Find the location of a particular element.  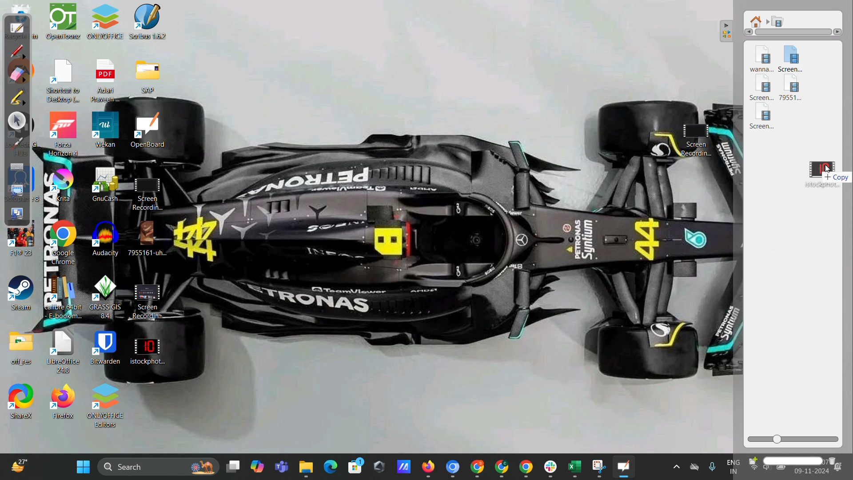

capture screen is located at coordinates (17, 213).